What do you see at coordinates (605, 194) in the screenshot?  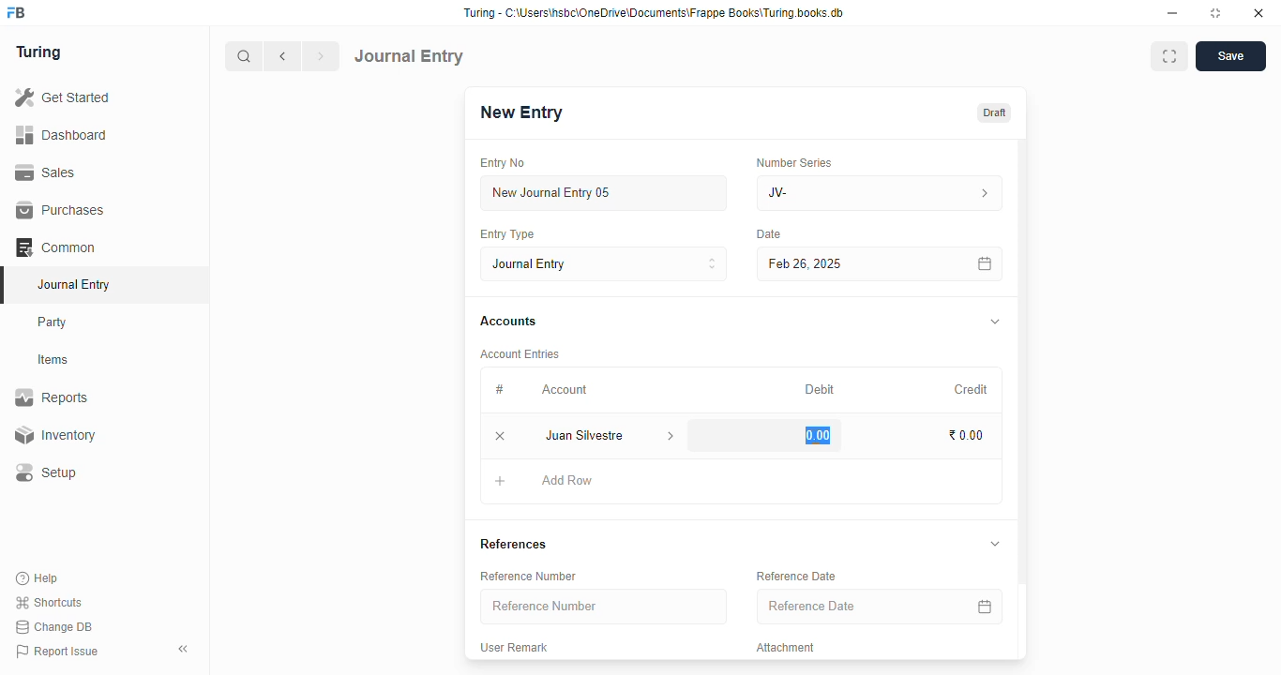 I see `new journal entry 05` at bounding box center [605, 194].